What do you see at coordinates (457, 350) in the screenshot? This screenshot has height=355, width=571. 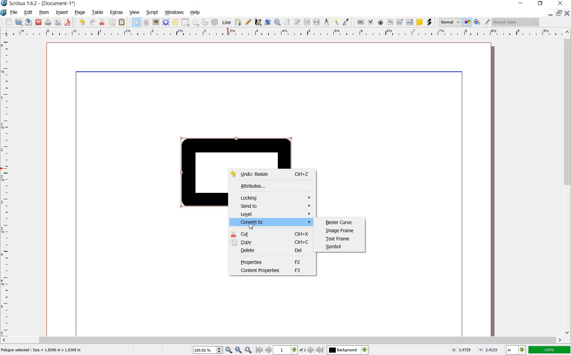 I see `coordinates x: 3.4729` at bounding box center [457, 350].